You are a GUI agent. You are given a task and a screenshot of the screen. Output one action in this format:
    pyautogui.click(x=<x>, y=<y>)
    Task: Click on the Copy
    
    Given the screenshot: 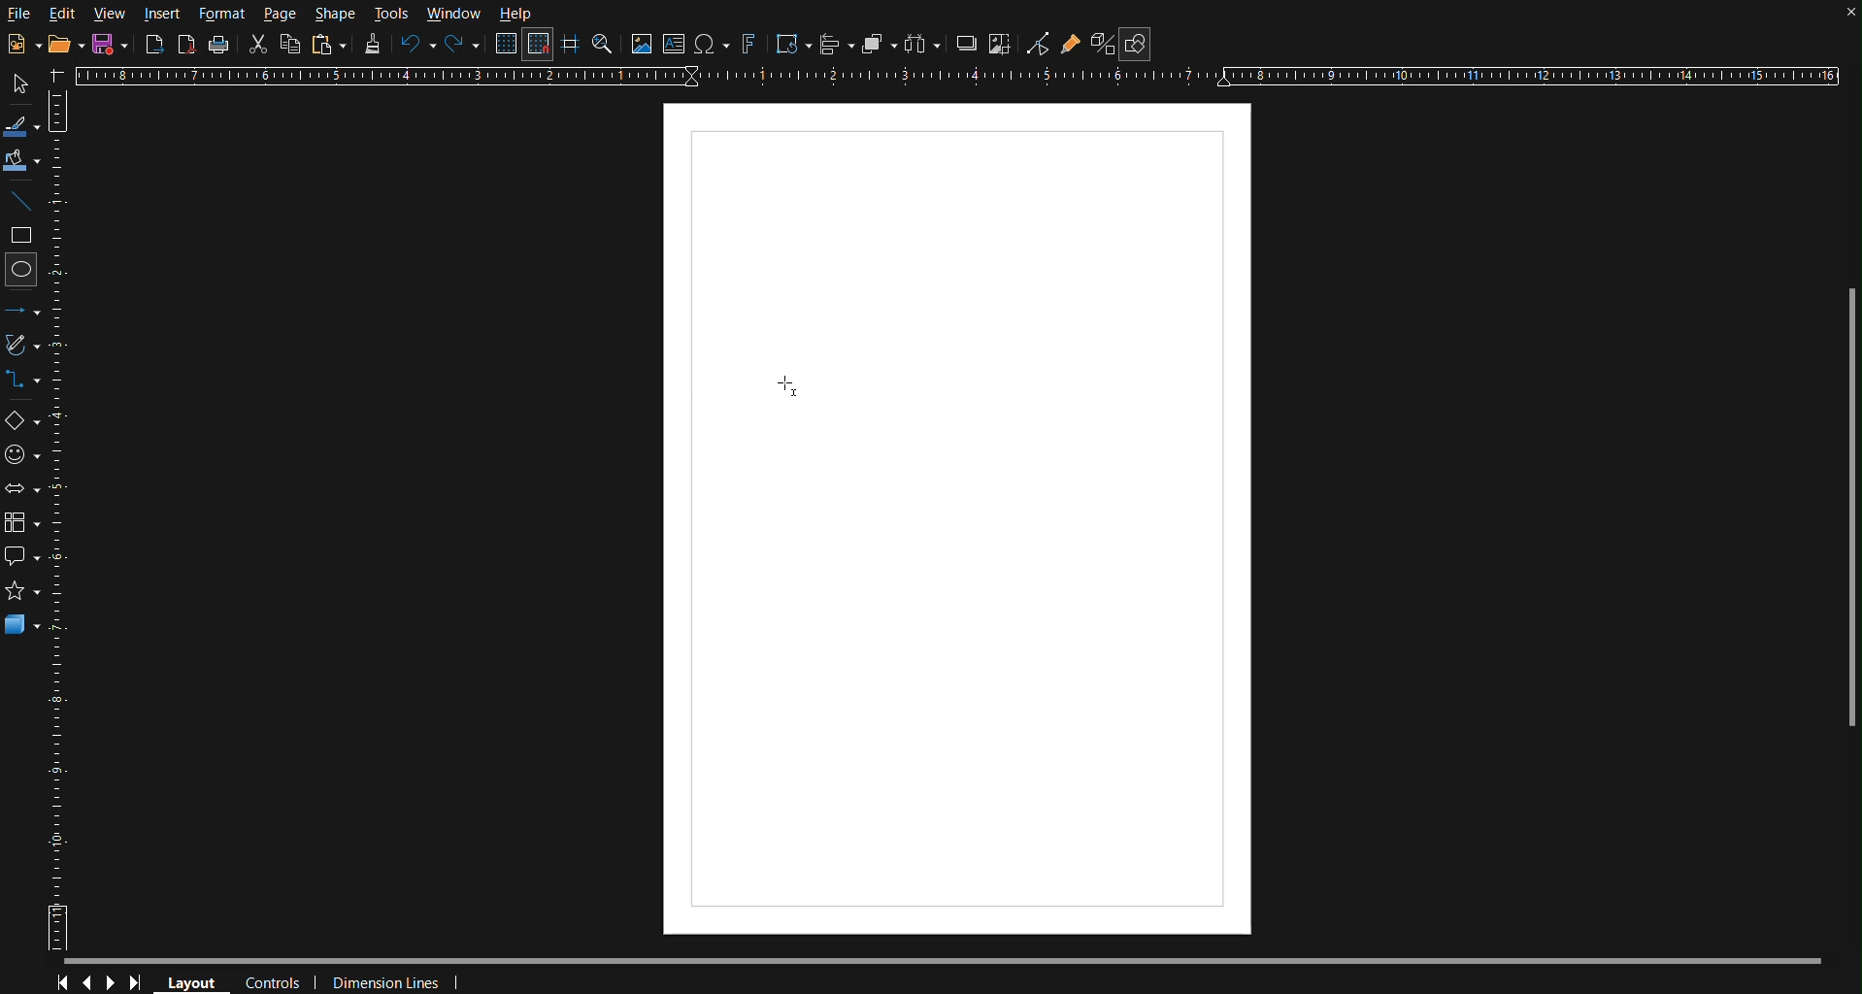 What is the action you would take?
    pyautogui.click(x=290, y=44)
    